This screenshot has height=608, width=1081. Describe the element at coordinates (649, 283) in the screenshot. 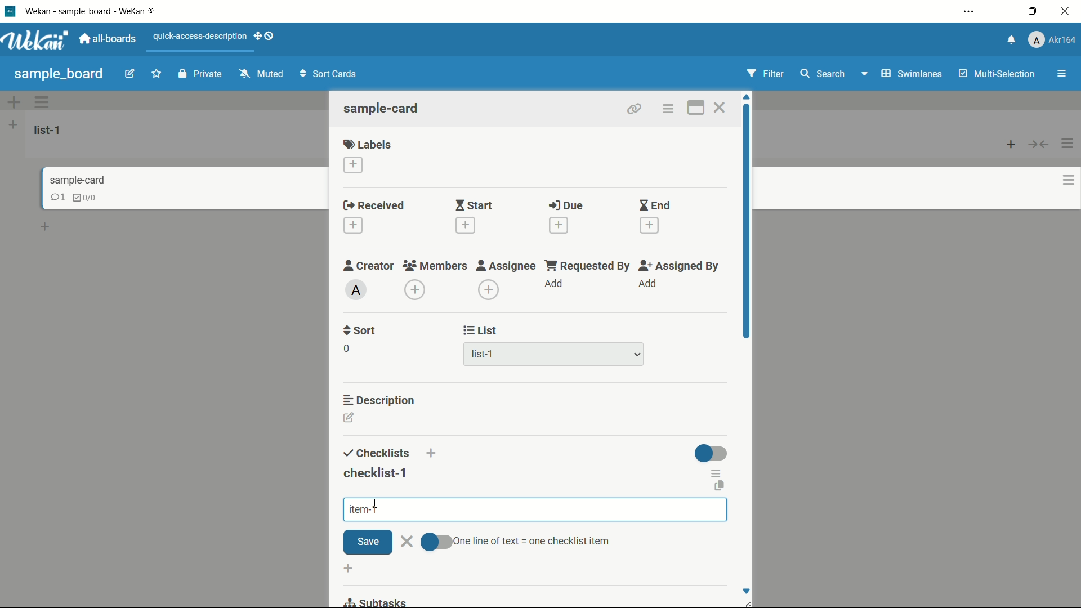

I see `add` at that location.